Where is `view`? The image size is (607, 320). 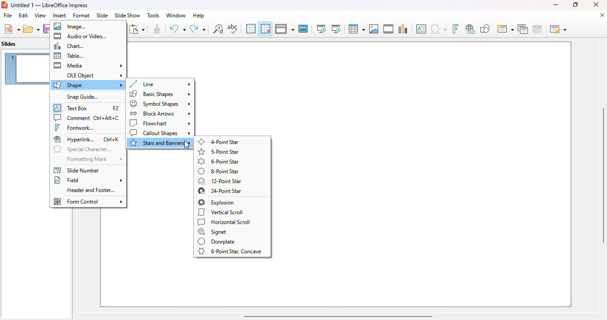 view is located at coordinates (40, 15).